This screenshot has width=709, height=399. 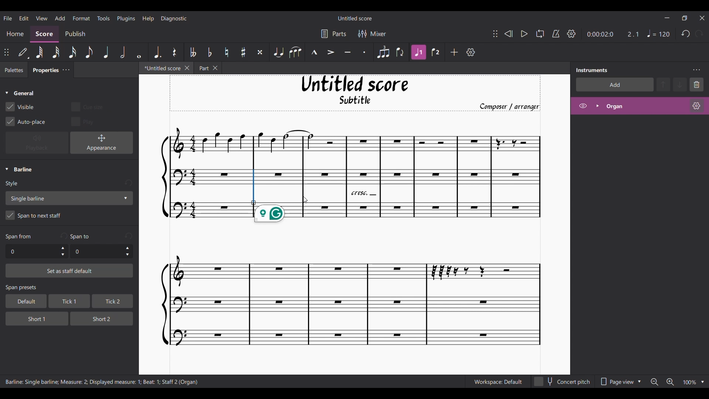 What do you see at coordinates (354, 18) in the screenshot?
I see `Score title` at bounding box center [354, 18].